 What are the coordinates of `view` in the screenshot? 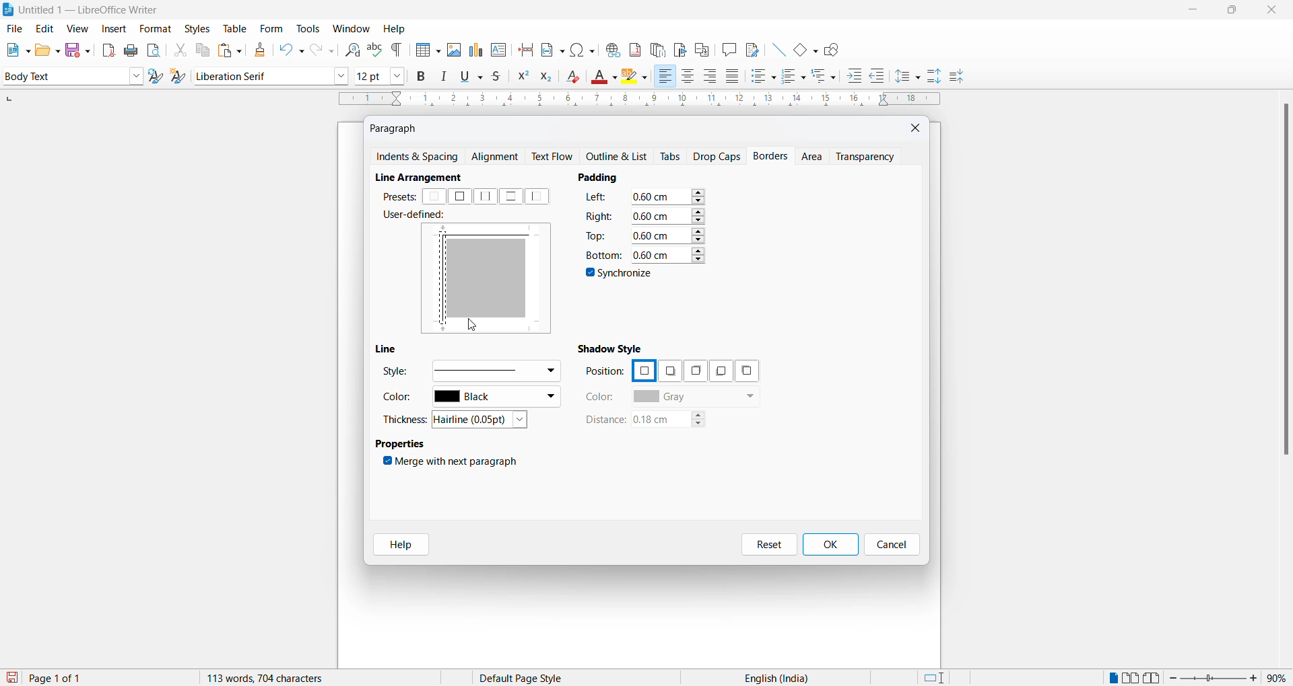 It's located at (79, 28).